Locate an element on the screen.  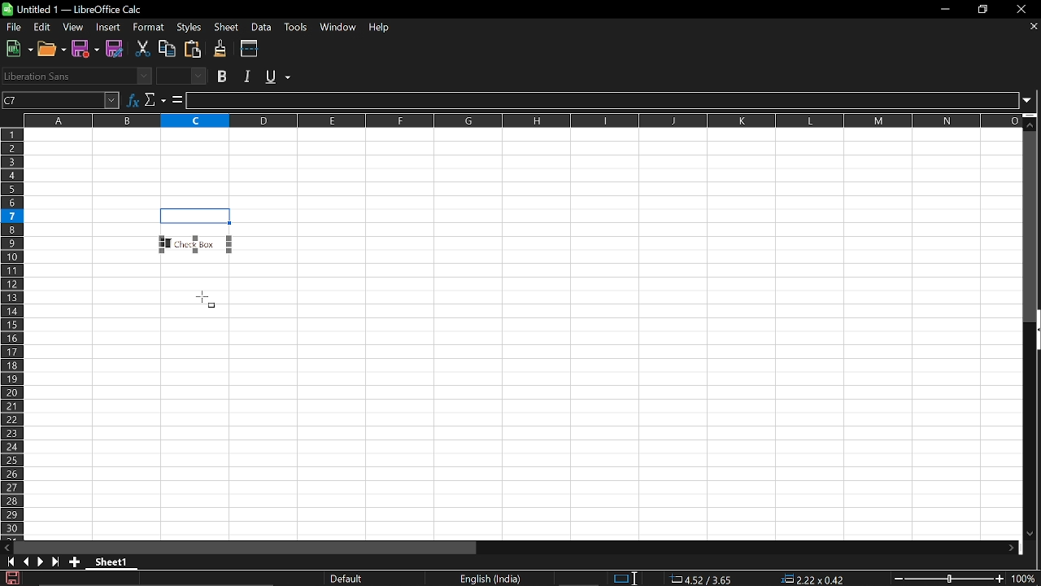
Previous sheet is located at coordinates (25, 562).